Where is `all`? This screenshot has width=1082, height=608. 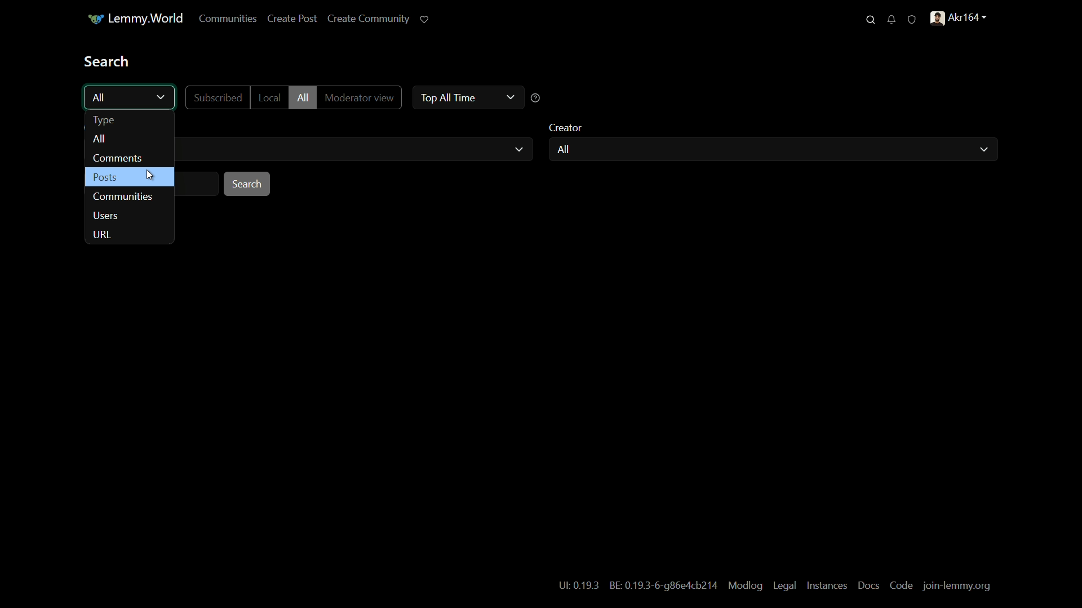
all is located at coordinates (302, 98).